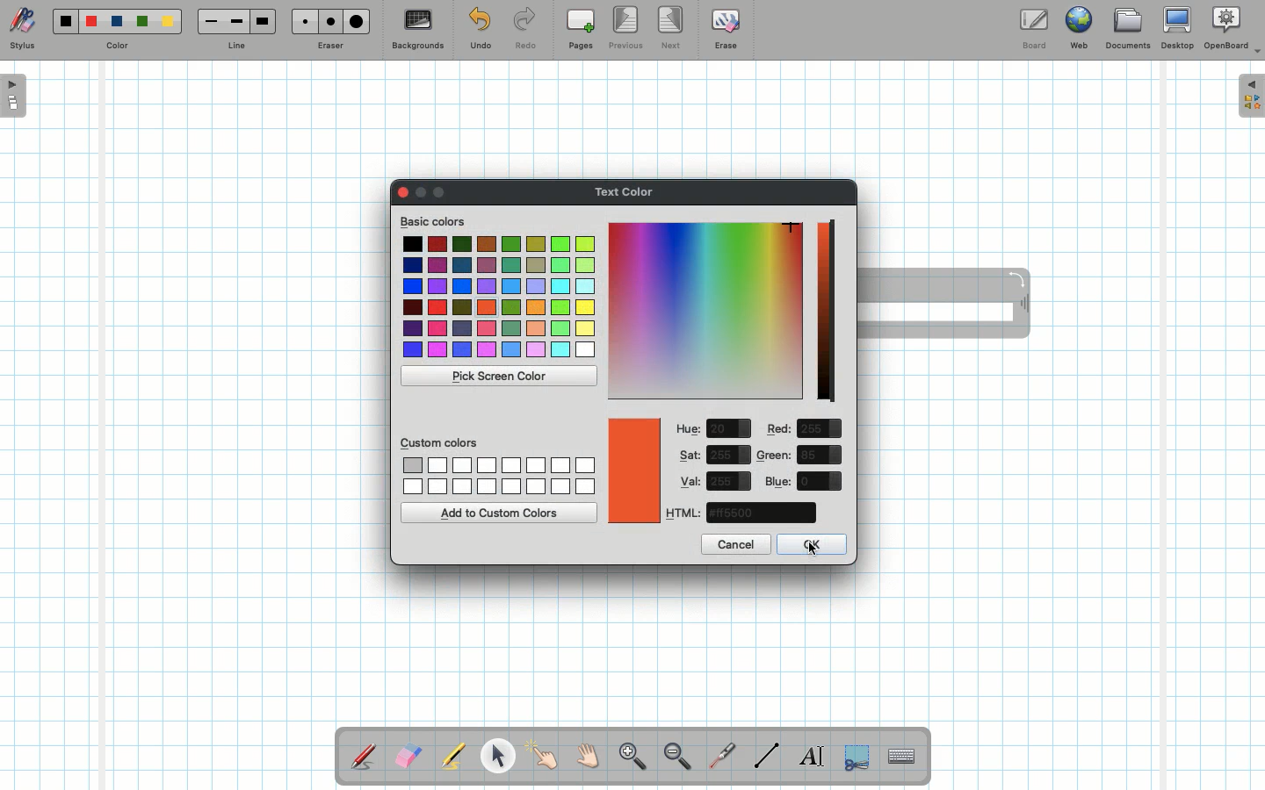 This screenshot has height=790, width=1265. What do you see at coordinates (719, 757) in the screenshot?
I see `Laser pointer` at bounding box center [719, 757].